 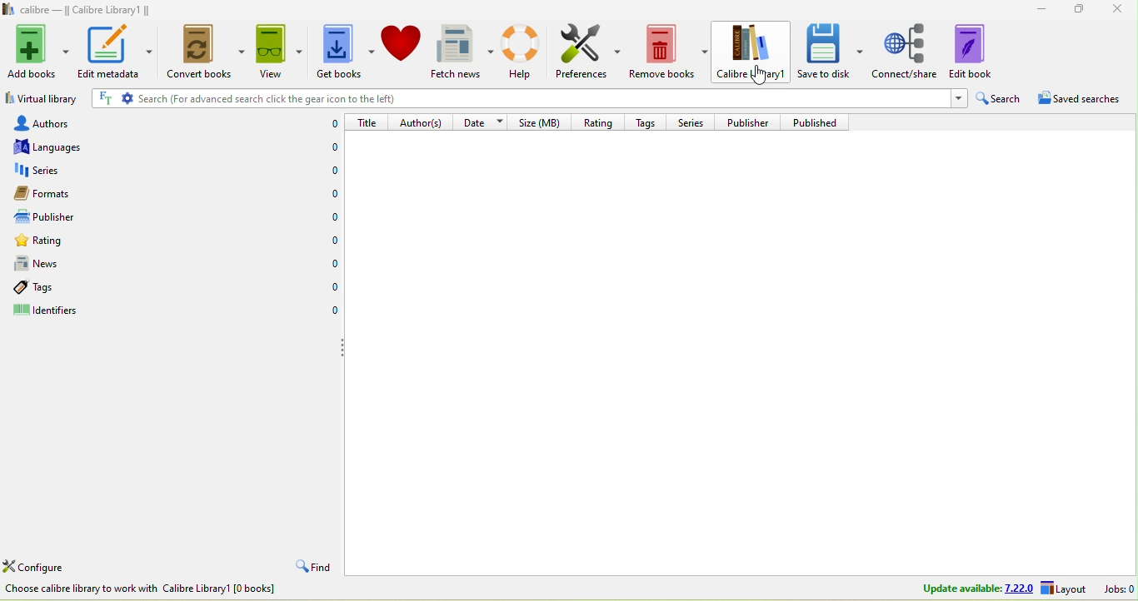 I want to click on maximize, so click(x=1075, y=8).